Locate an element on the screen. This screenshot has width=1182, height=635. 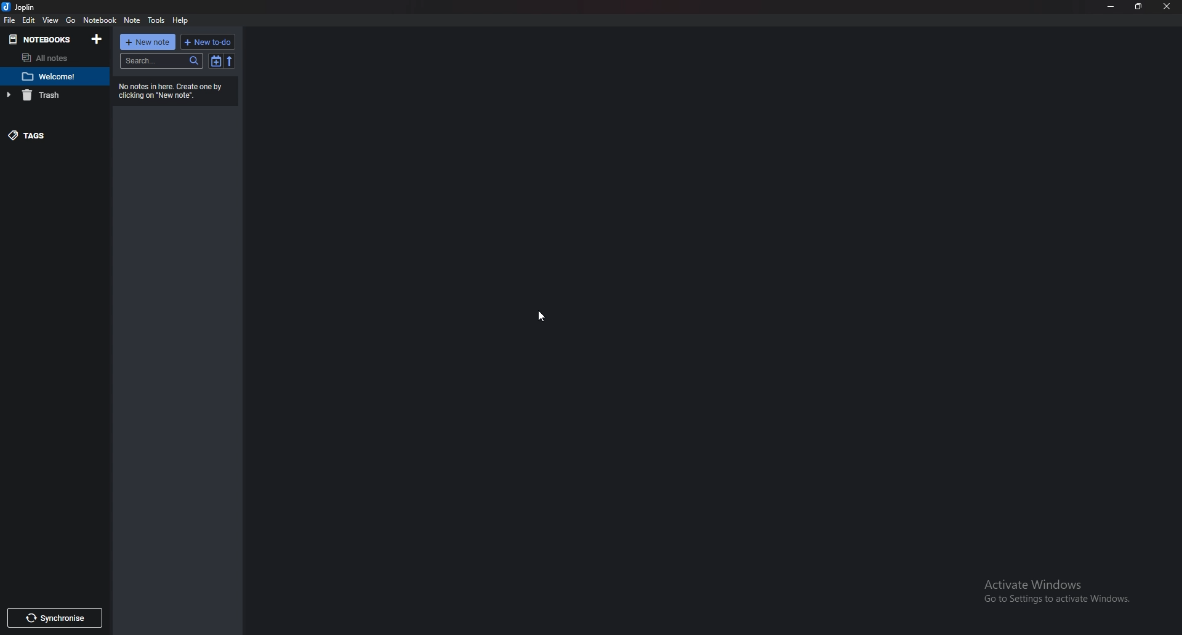
close is located at coordinates (1167, 6).